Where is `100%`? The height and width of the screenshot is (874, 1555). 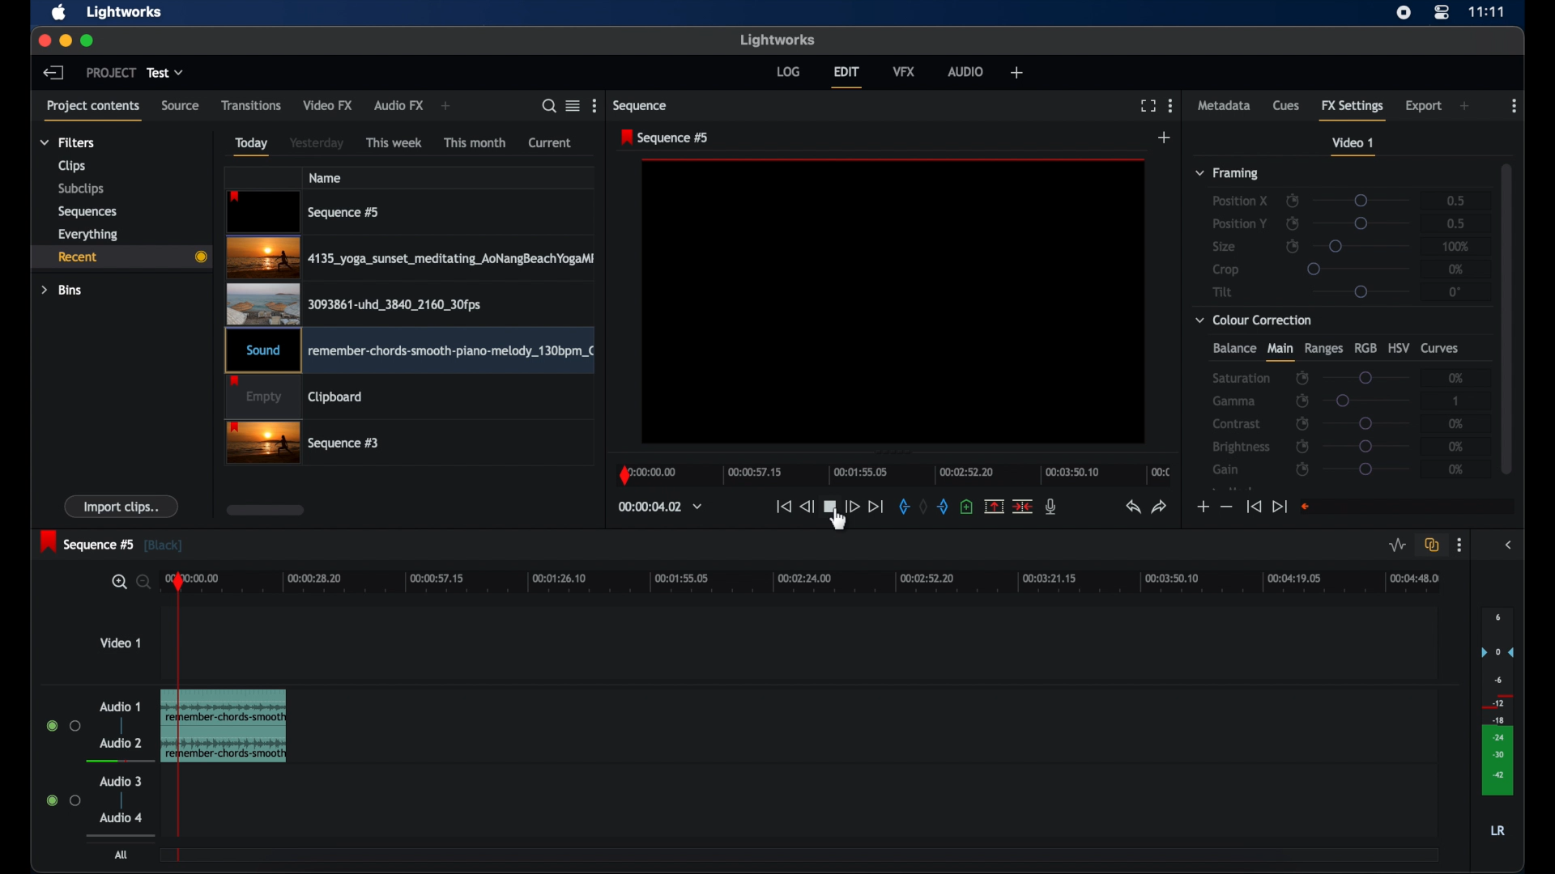
100% is located at coordinates (1456, 246).